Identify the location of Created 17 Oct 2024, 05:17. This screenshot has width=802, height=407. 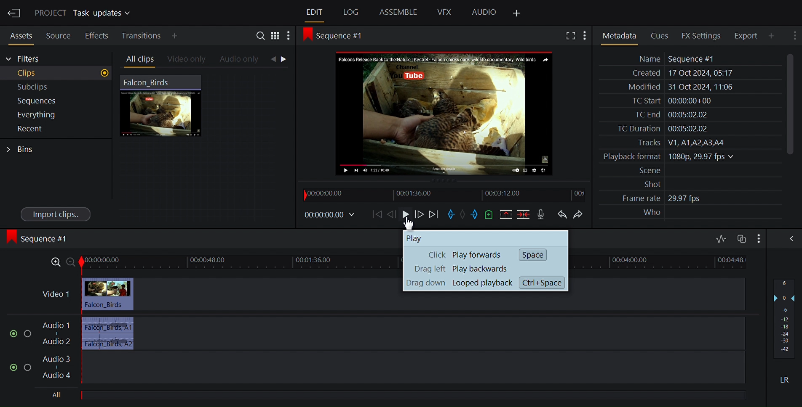
(679, 73).